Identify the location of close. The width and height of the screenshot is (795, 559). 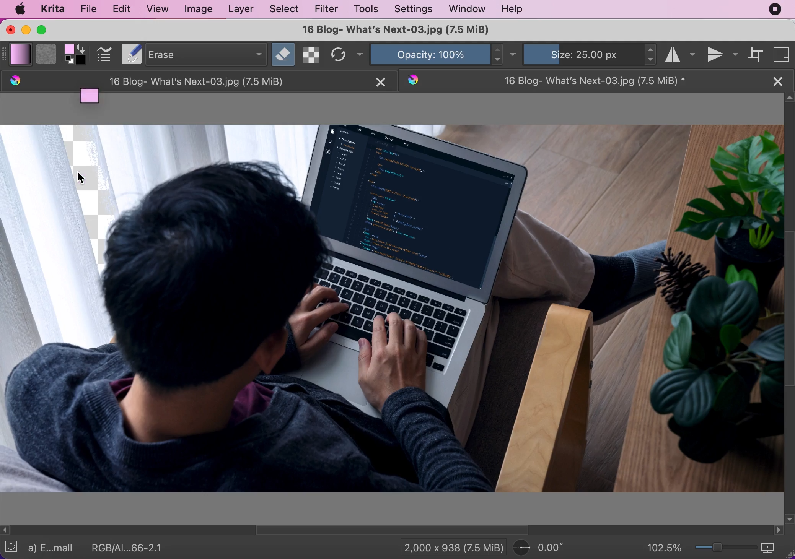
(10, 29).